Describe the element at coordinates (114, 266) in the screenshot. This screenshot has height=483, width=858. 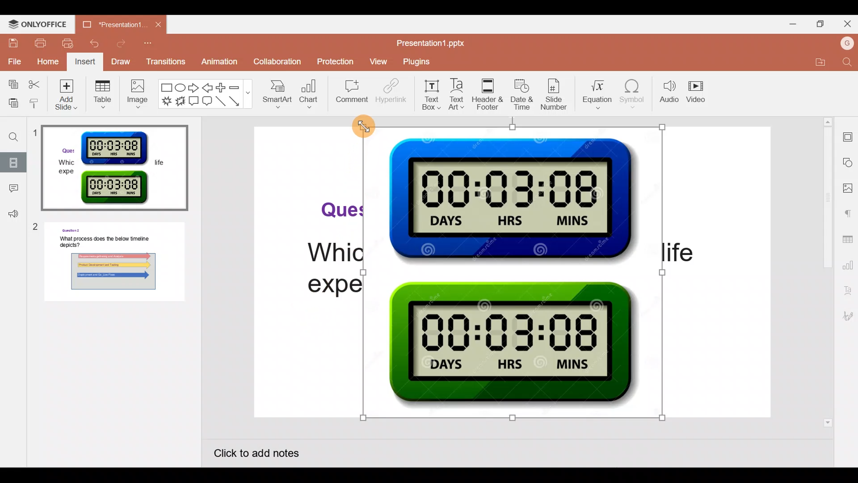
I see `Slide 2 preview` at that location.